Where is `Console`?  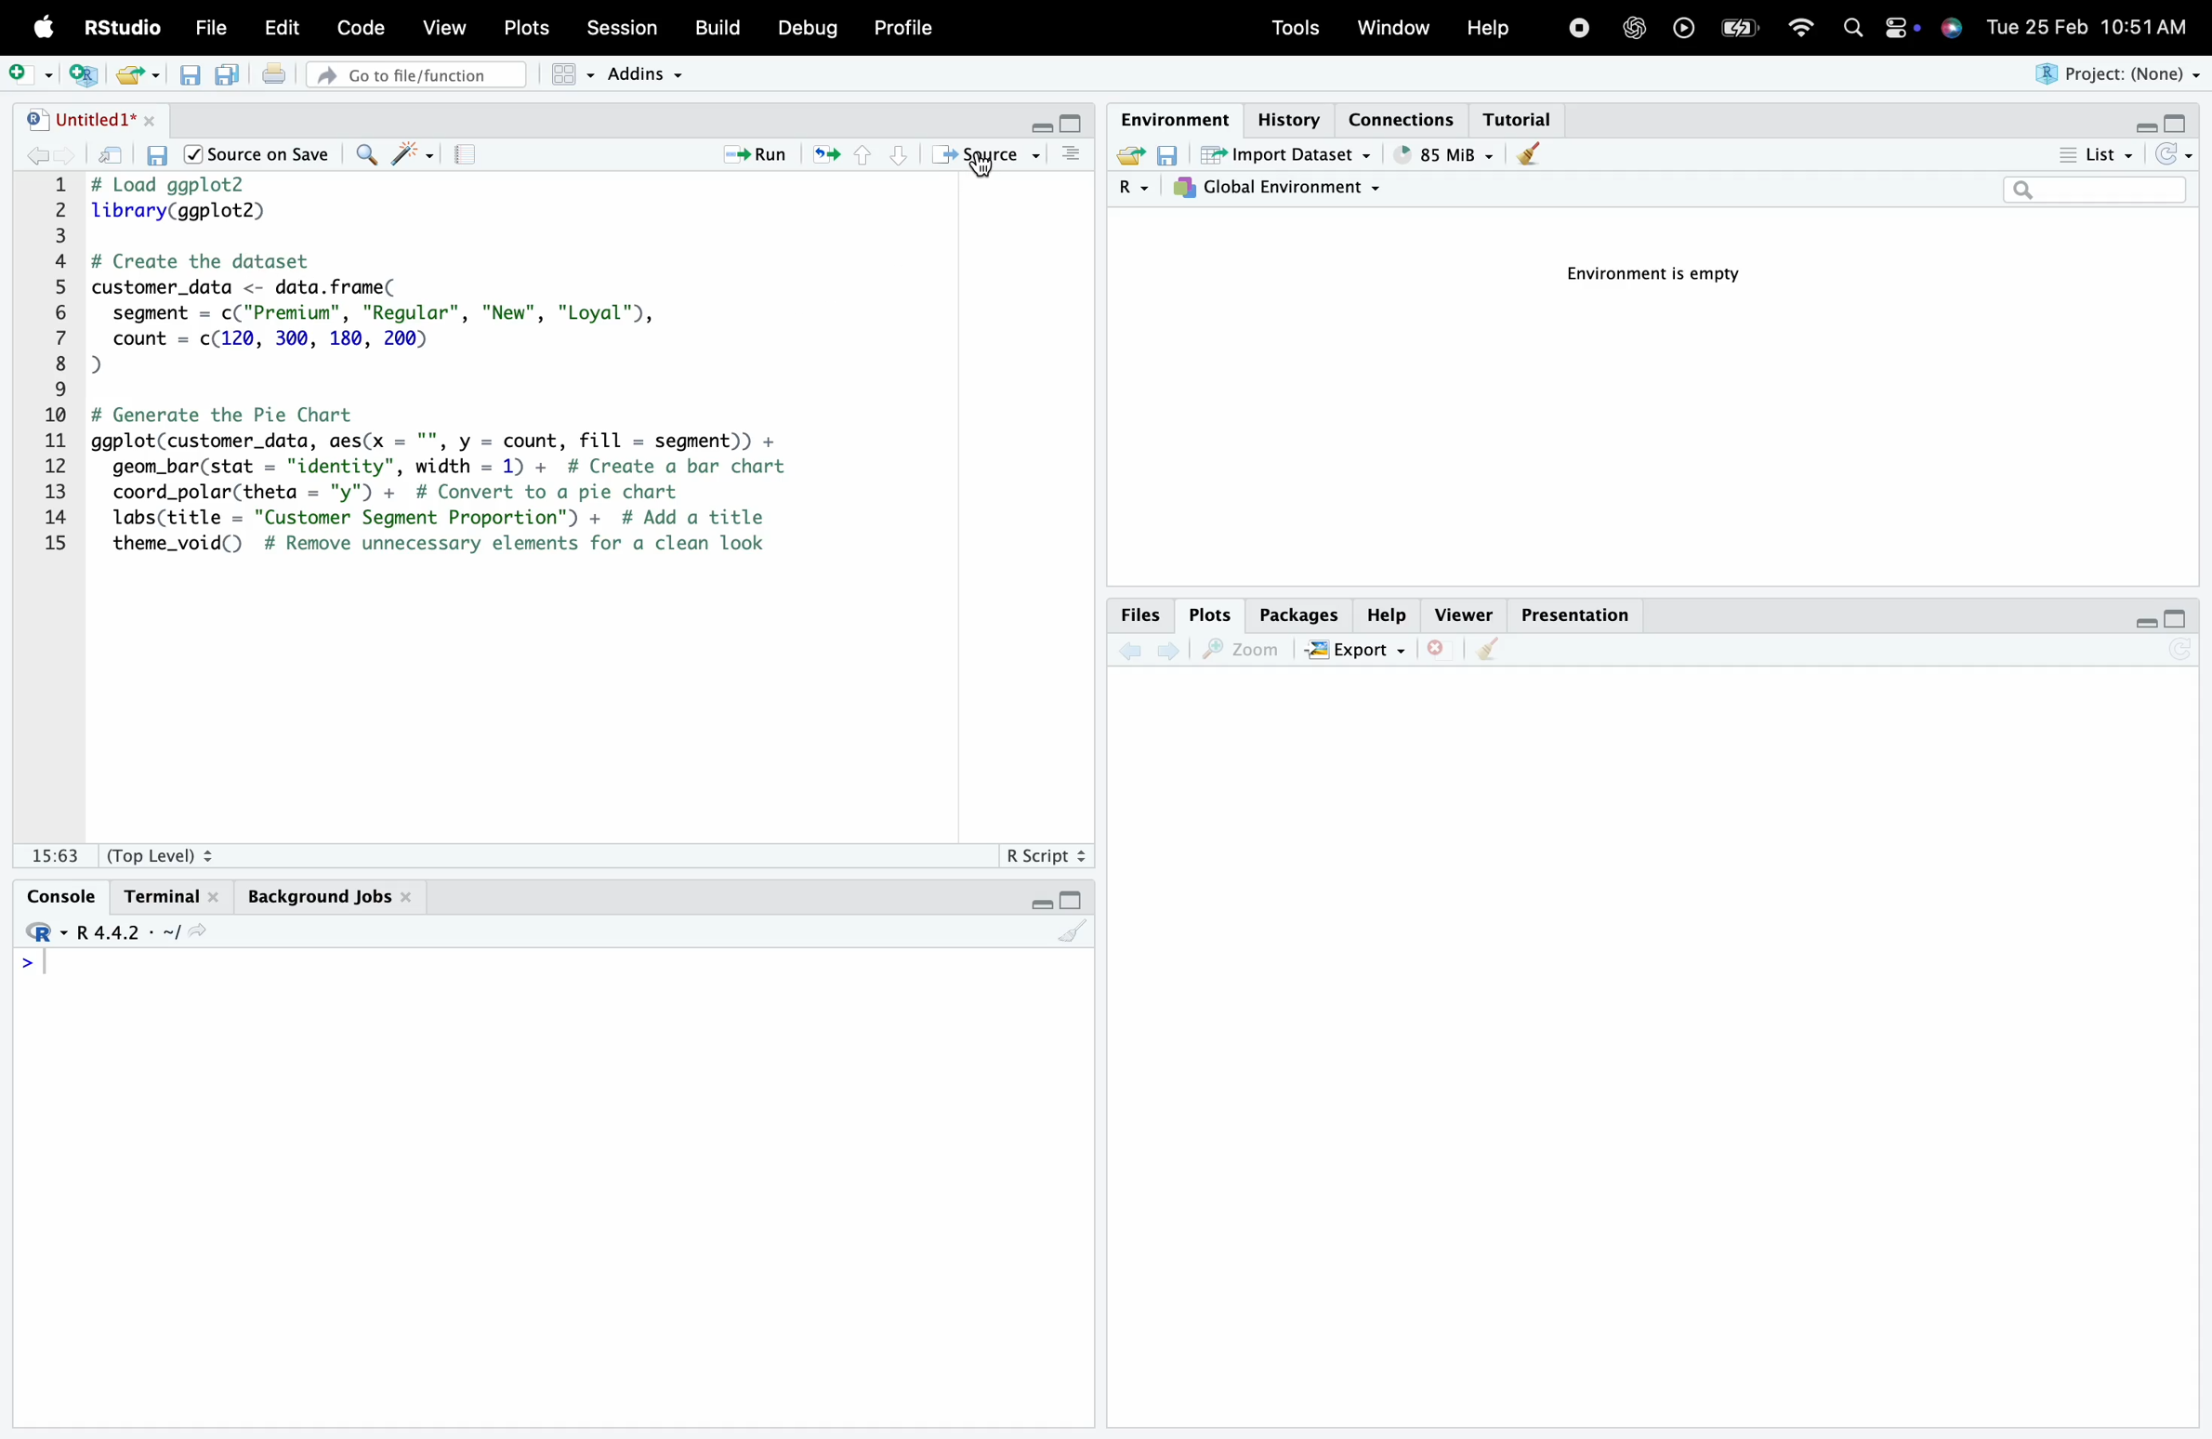
Console is located at coordinates (61, 889).